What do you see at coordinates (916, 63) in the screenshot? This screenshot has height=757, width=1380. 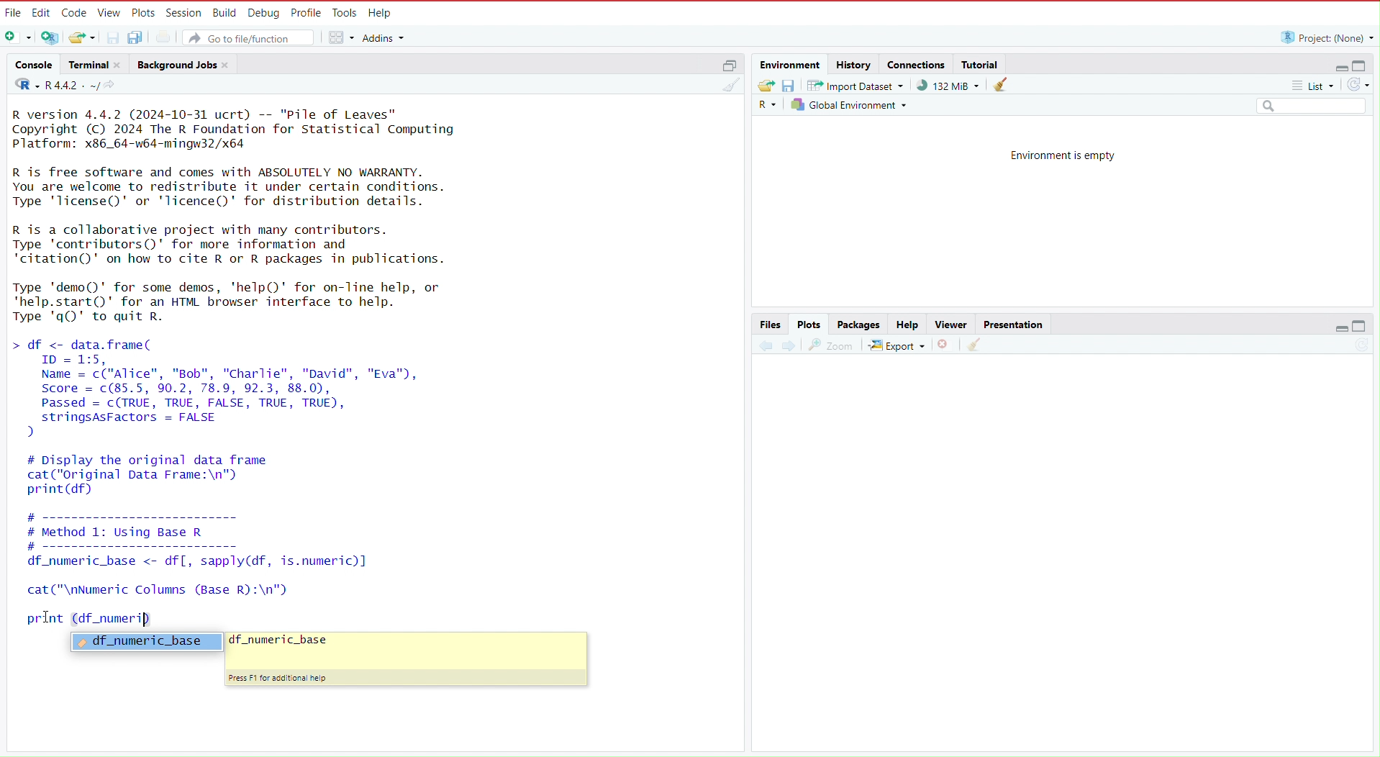 I see `connections` at bounding box center [916, 63].